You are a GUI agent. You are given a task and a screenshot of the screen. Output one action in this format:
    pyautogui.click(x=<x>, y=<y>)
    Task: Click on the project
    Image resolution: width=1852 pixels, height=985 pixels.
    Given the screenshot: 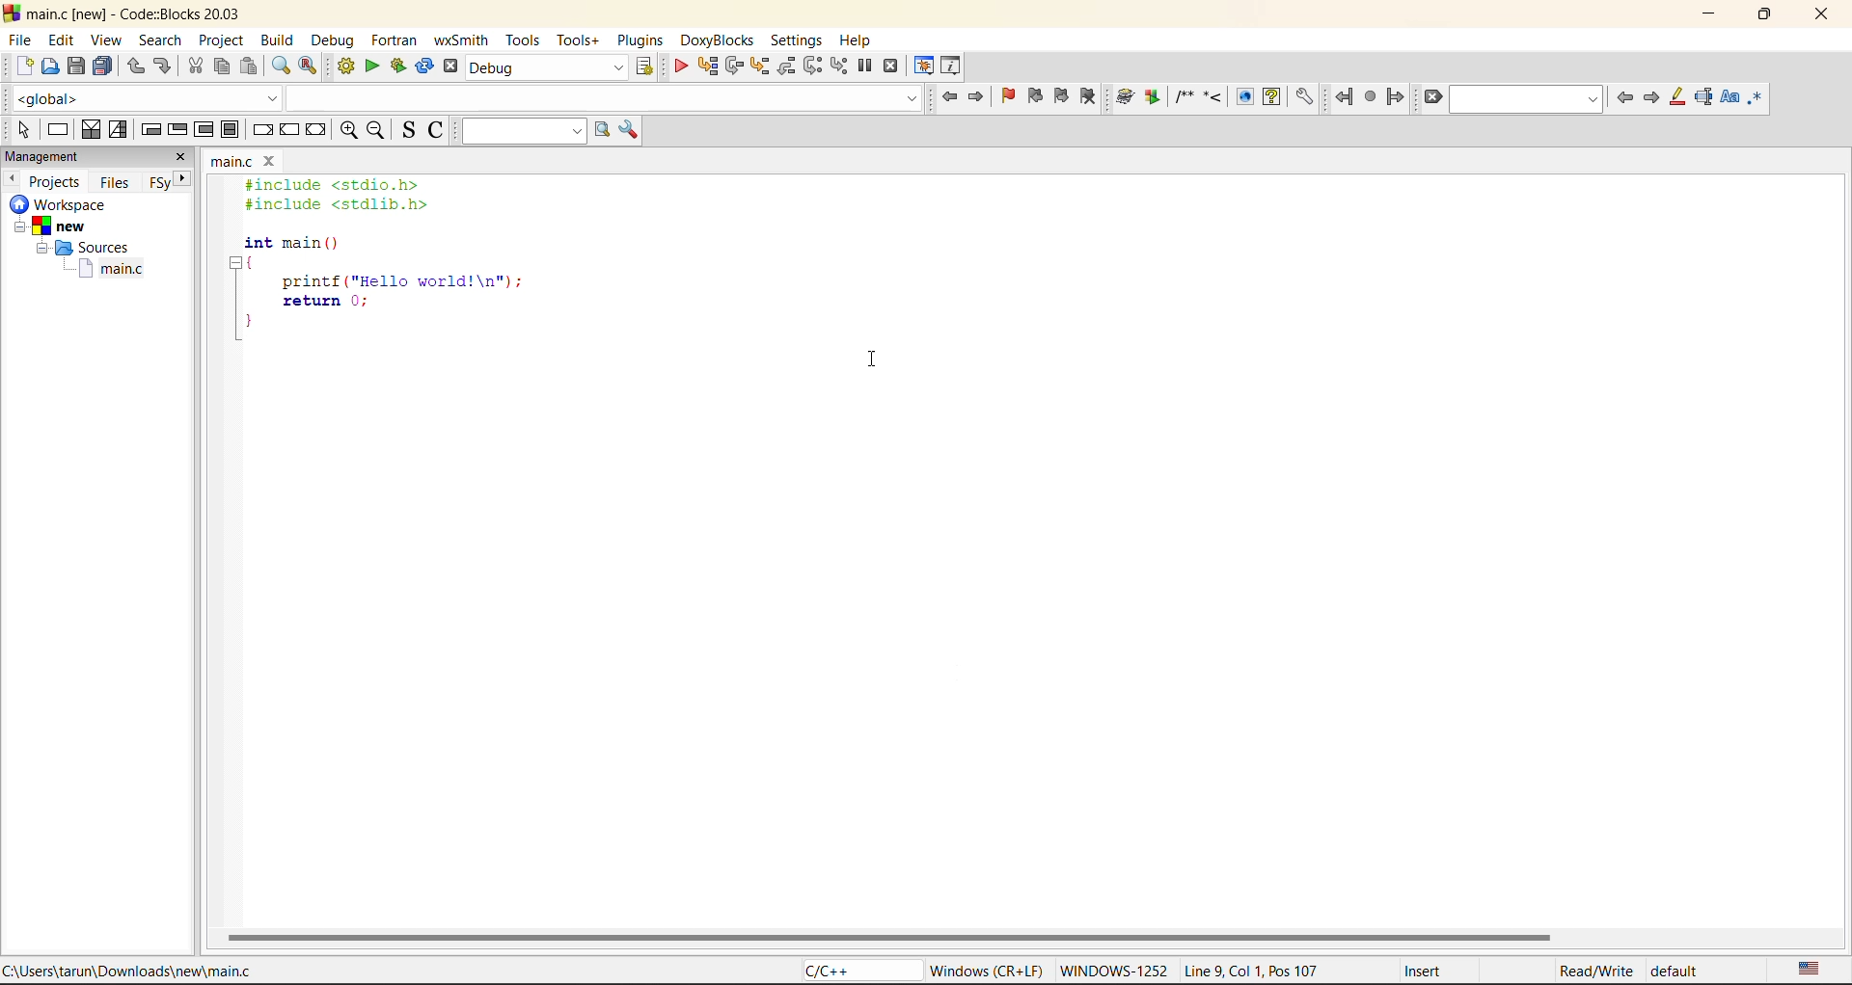 What is the action you would take?
    pyautogui.click(x=221, y=41)
    